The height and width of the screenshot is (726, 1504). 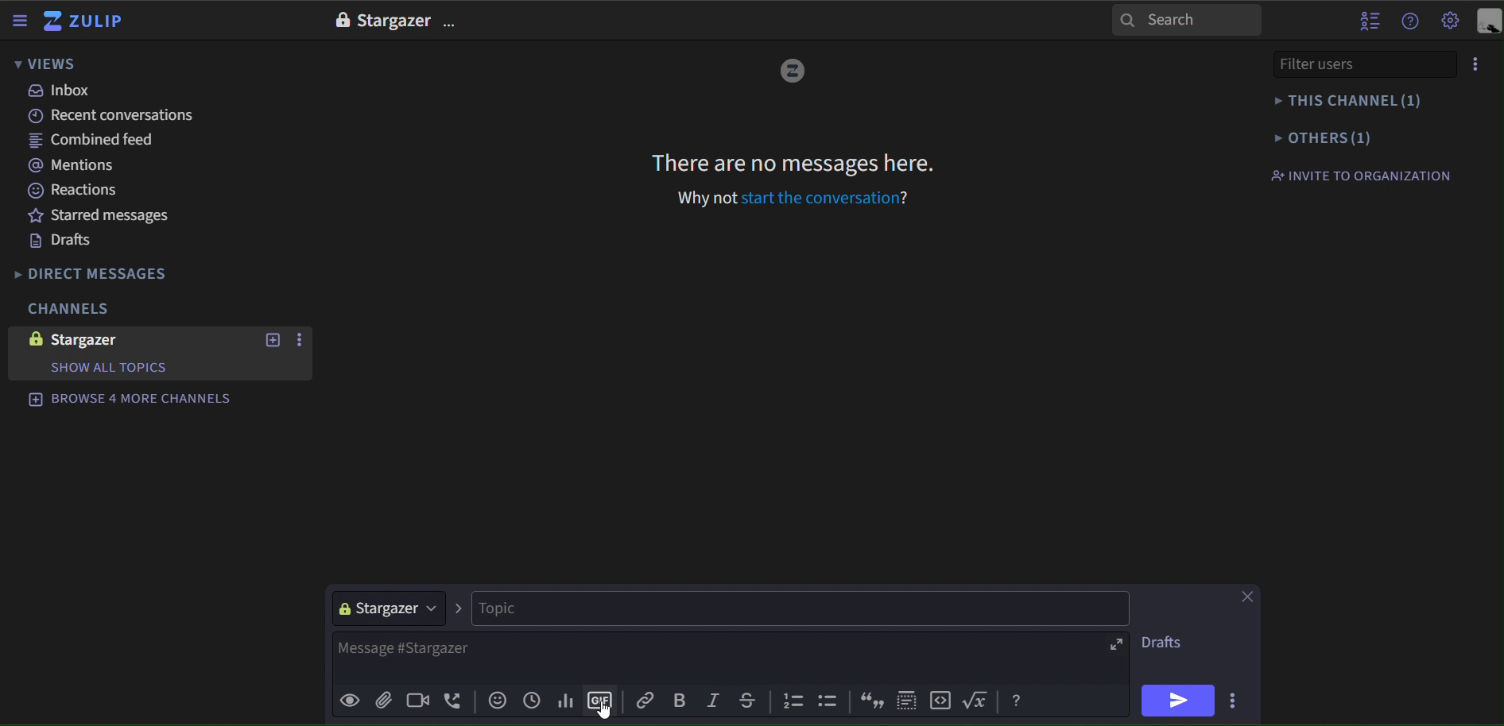 I want to click on zulip, so click(x=87, y=22).